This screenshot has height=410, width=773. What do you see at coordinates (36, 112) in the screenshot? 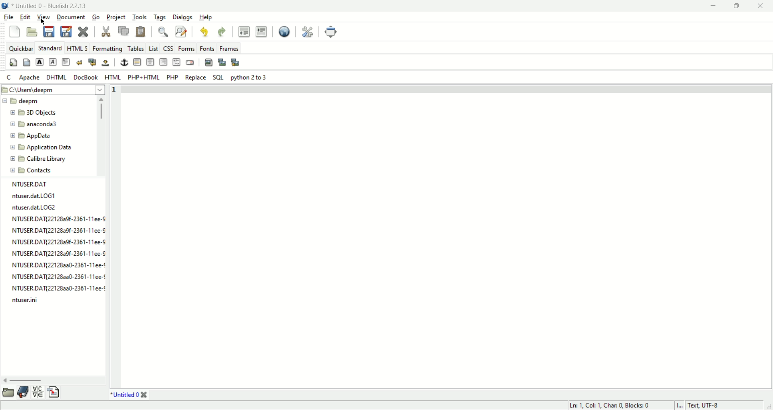
I see `3d Objects` at bounding box center [36, 112].